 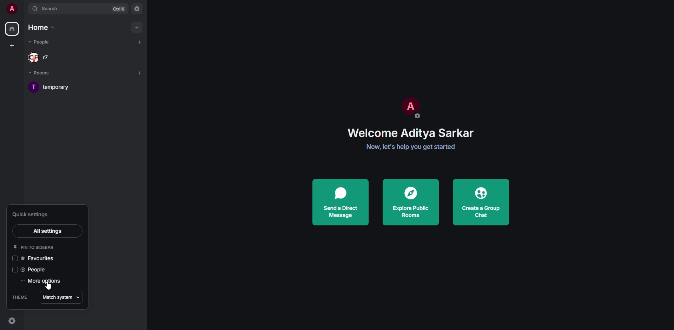 I want to click on add, so click(x=140, y=41).